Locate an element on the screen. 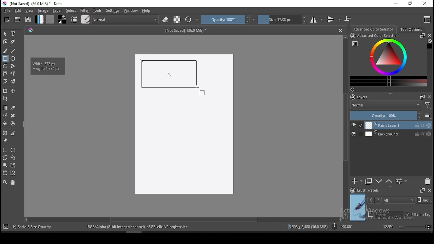  paint bucket tool is located at coordinates (5, 123).